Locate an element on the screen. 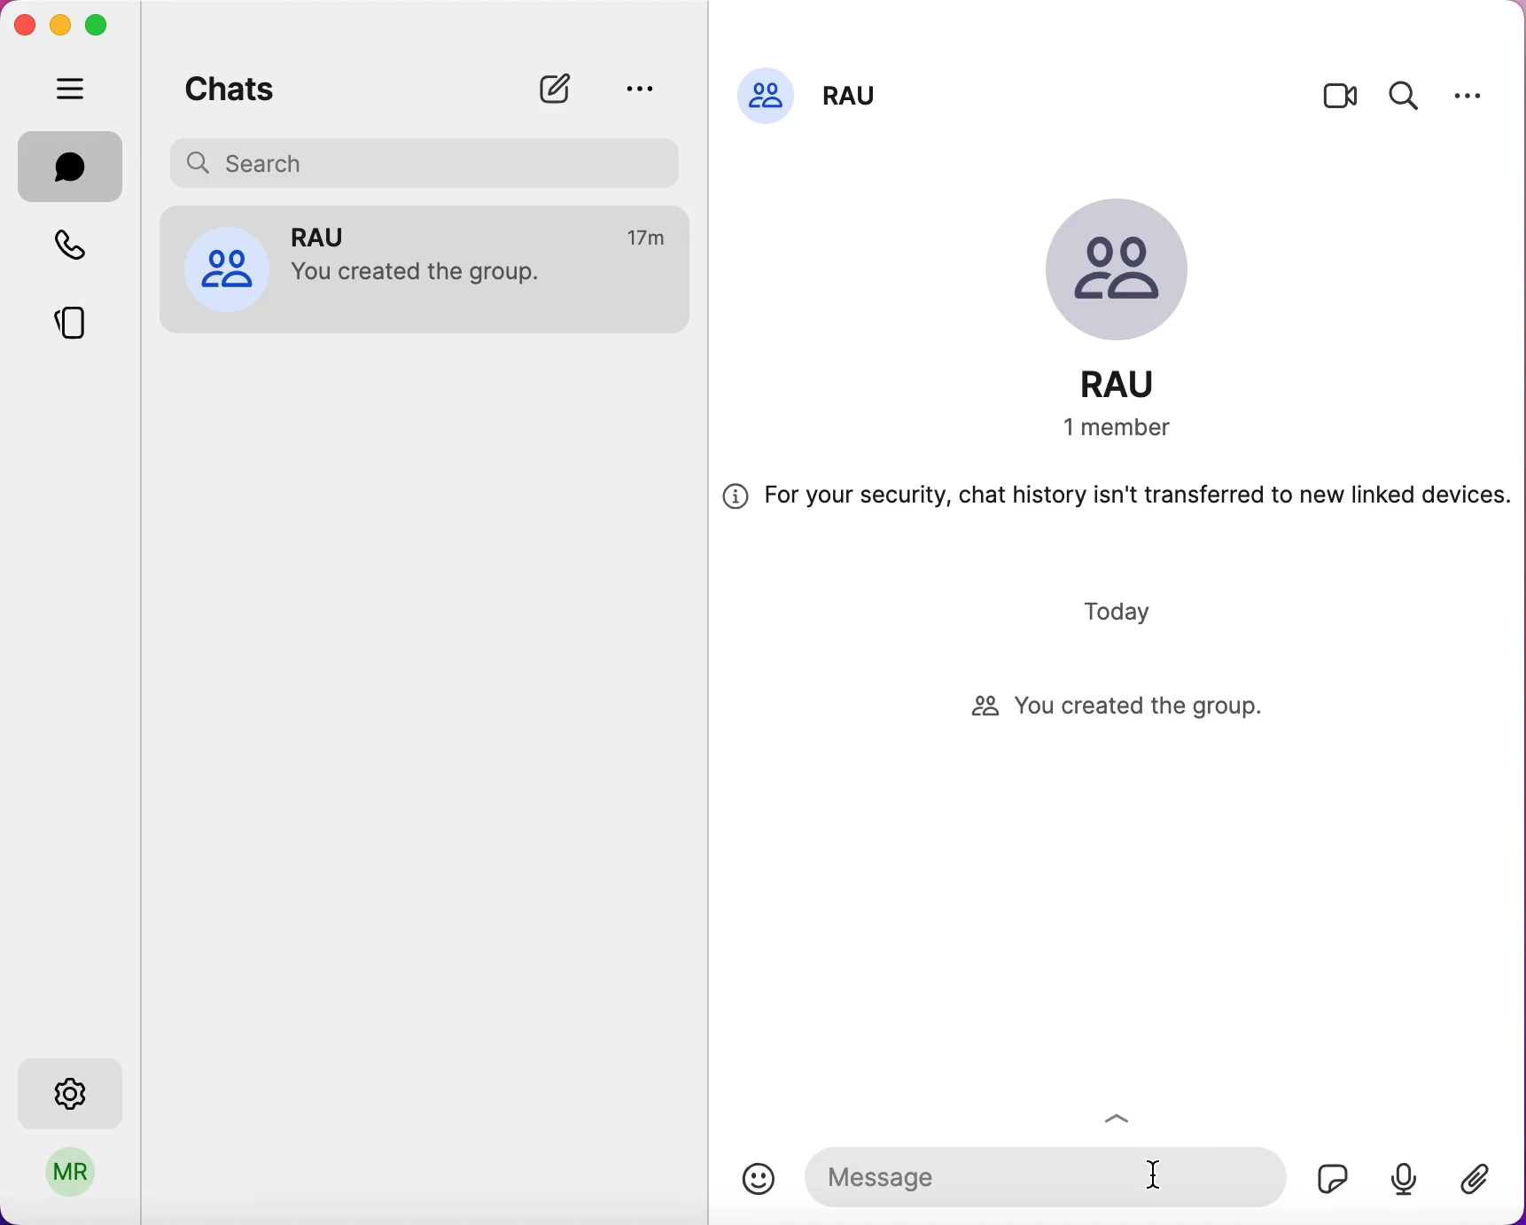 The width and height of the screenshot is (1526, 1225). text cursor is located at coordinates (1158, 1176).